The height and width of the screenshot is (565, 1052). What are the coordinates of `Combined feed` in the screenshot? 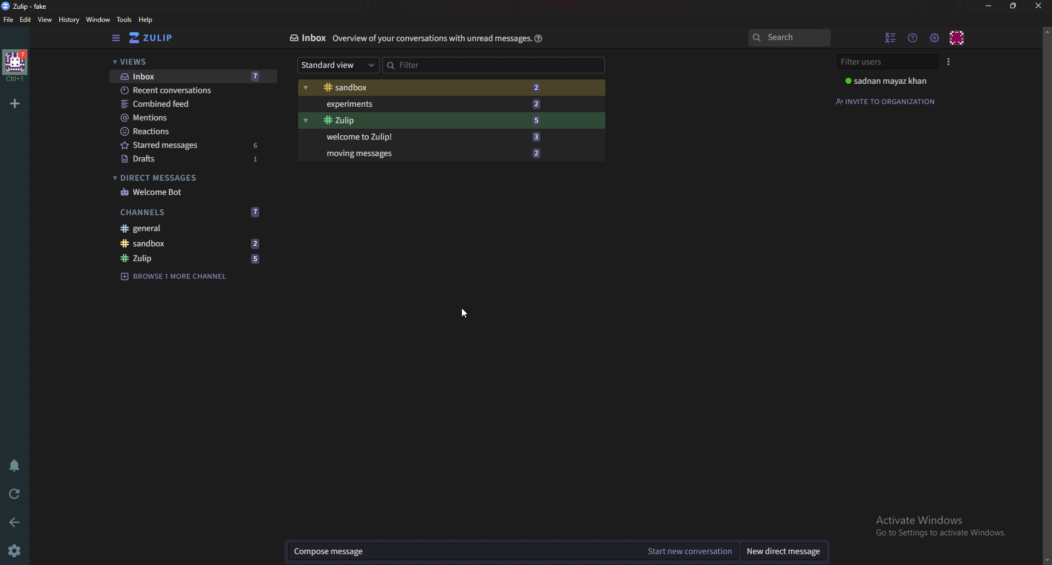 It's located at (186, 103).